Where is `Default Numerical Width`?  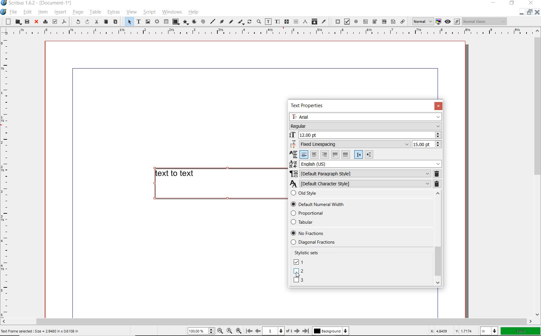
Default Numerical Width is located at coordinates (316, 204).